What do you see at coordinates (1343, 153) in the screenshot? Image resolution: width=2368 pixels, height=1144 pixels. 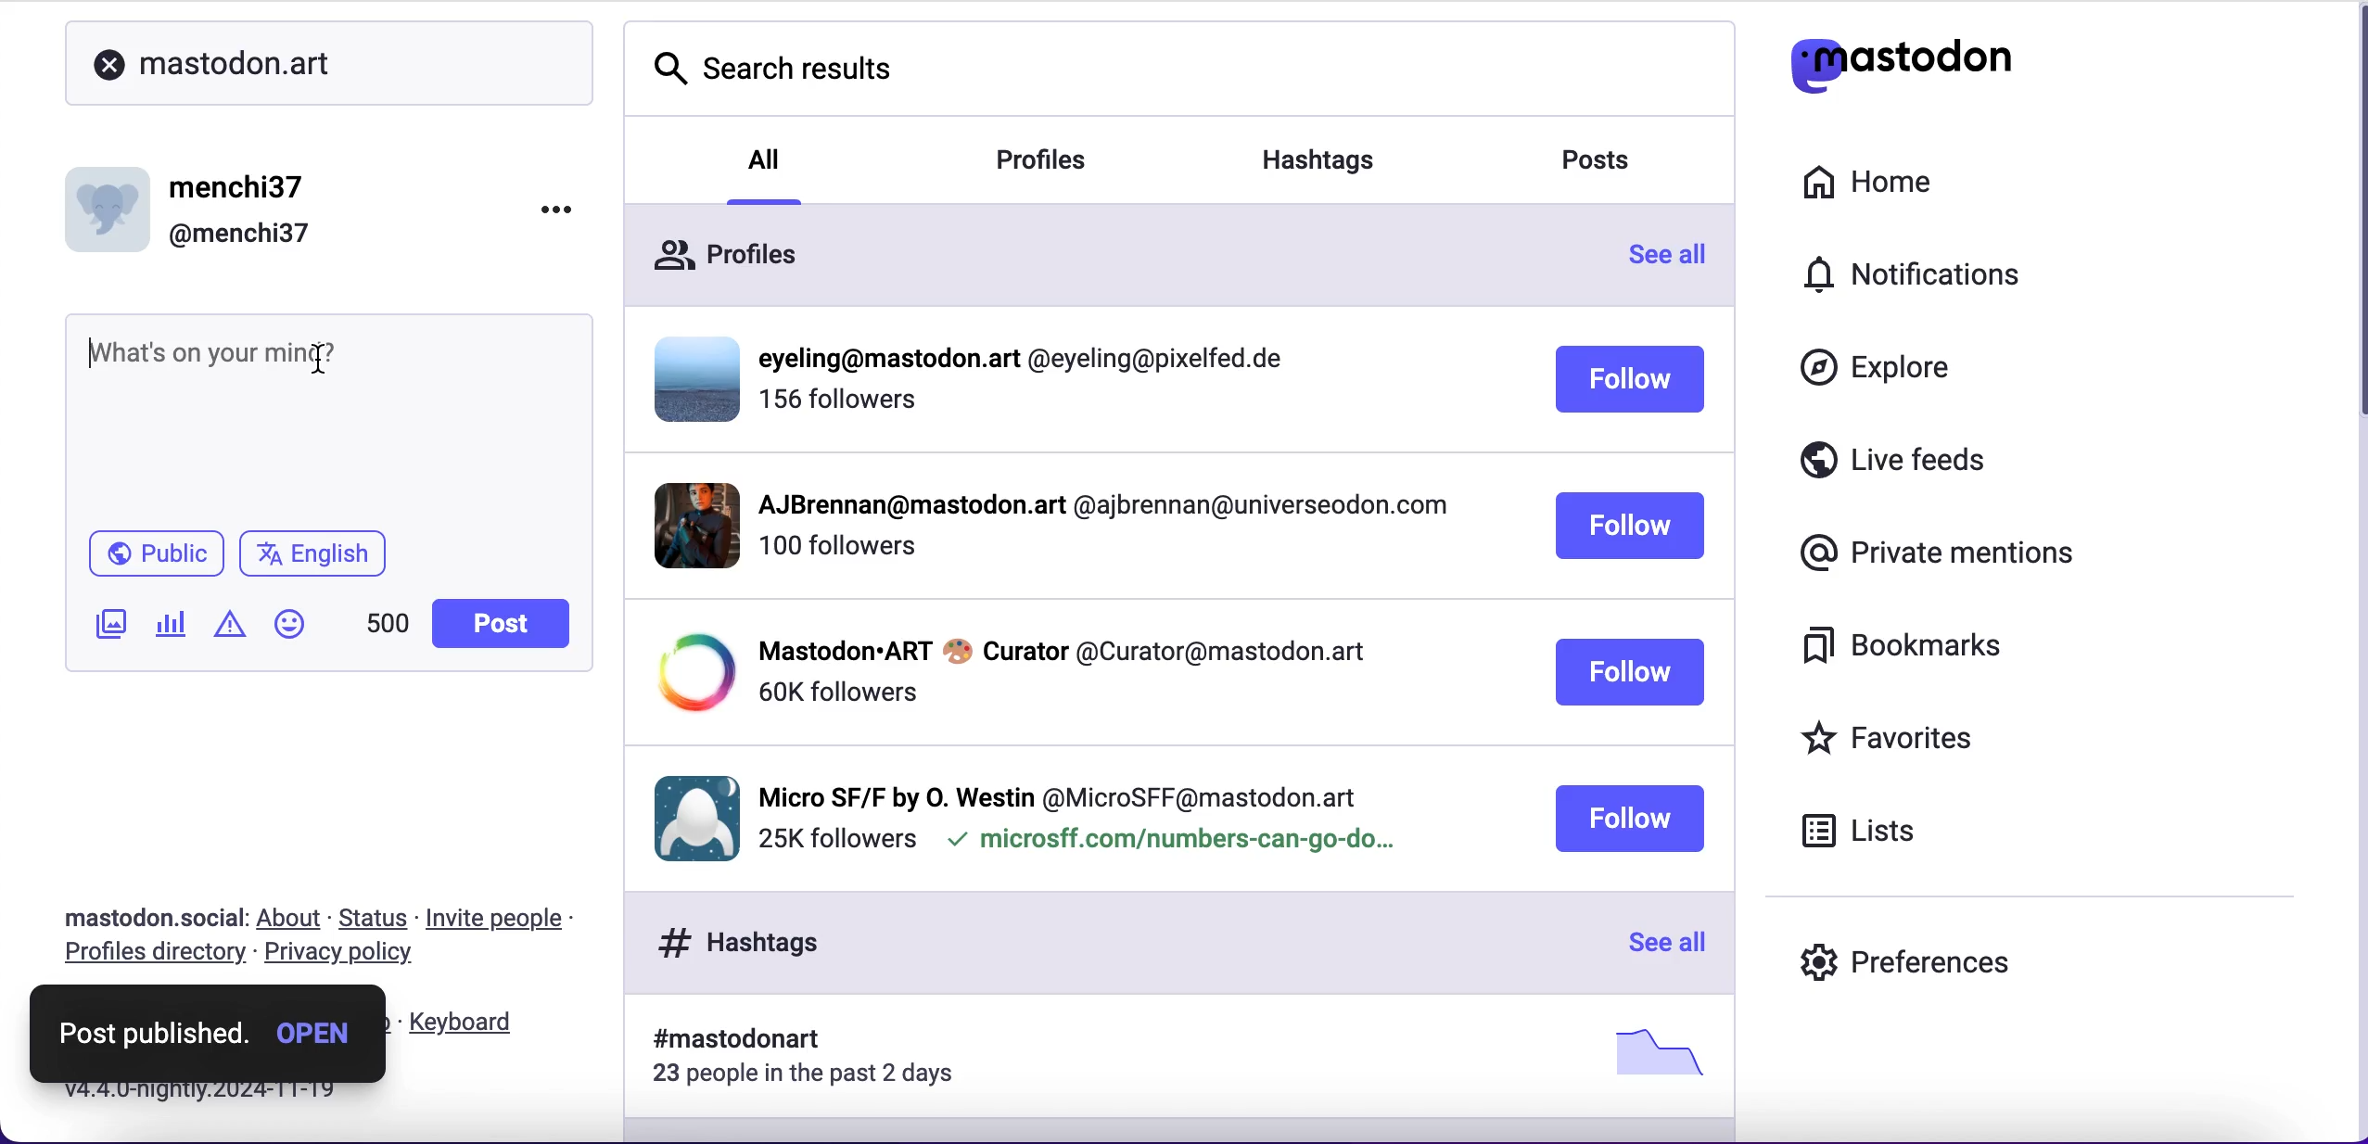 I see `hashtags` at bounding box center [1343, 153].